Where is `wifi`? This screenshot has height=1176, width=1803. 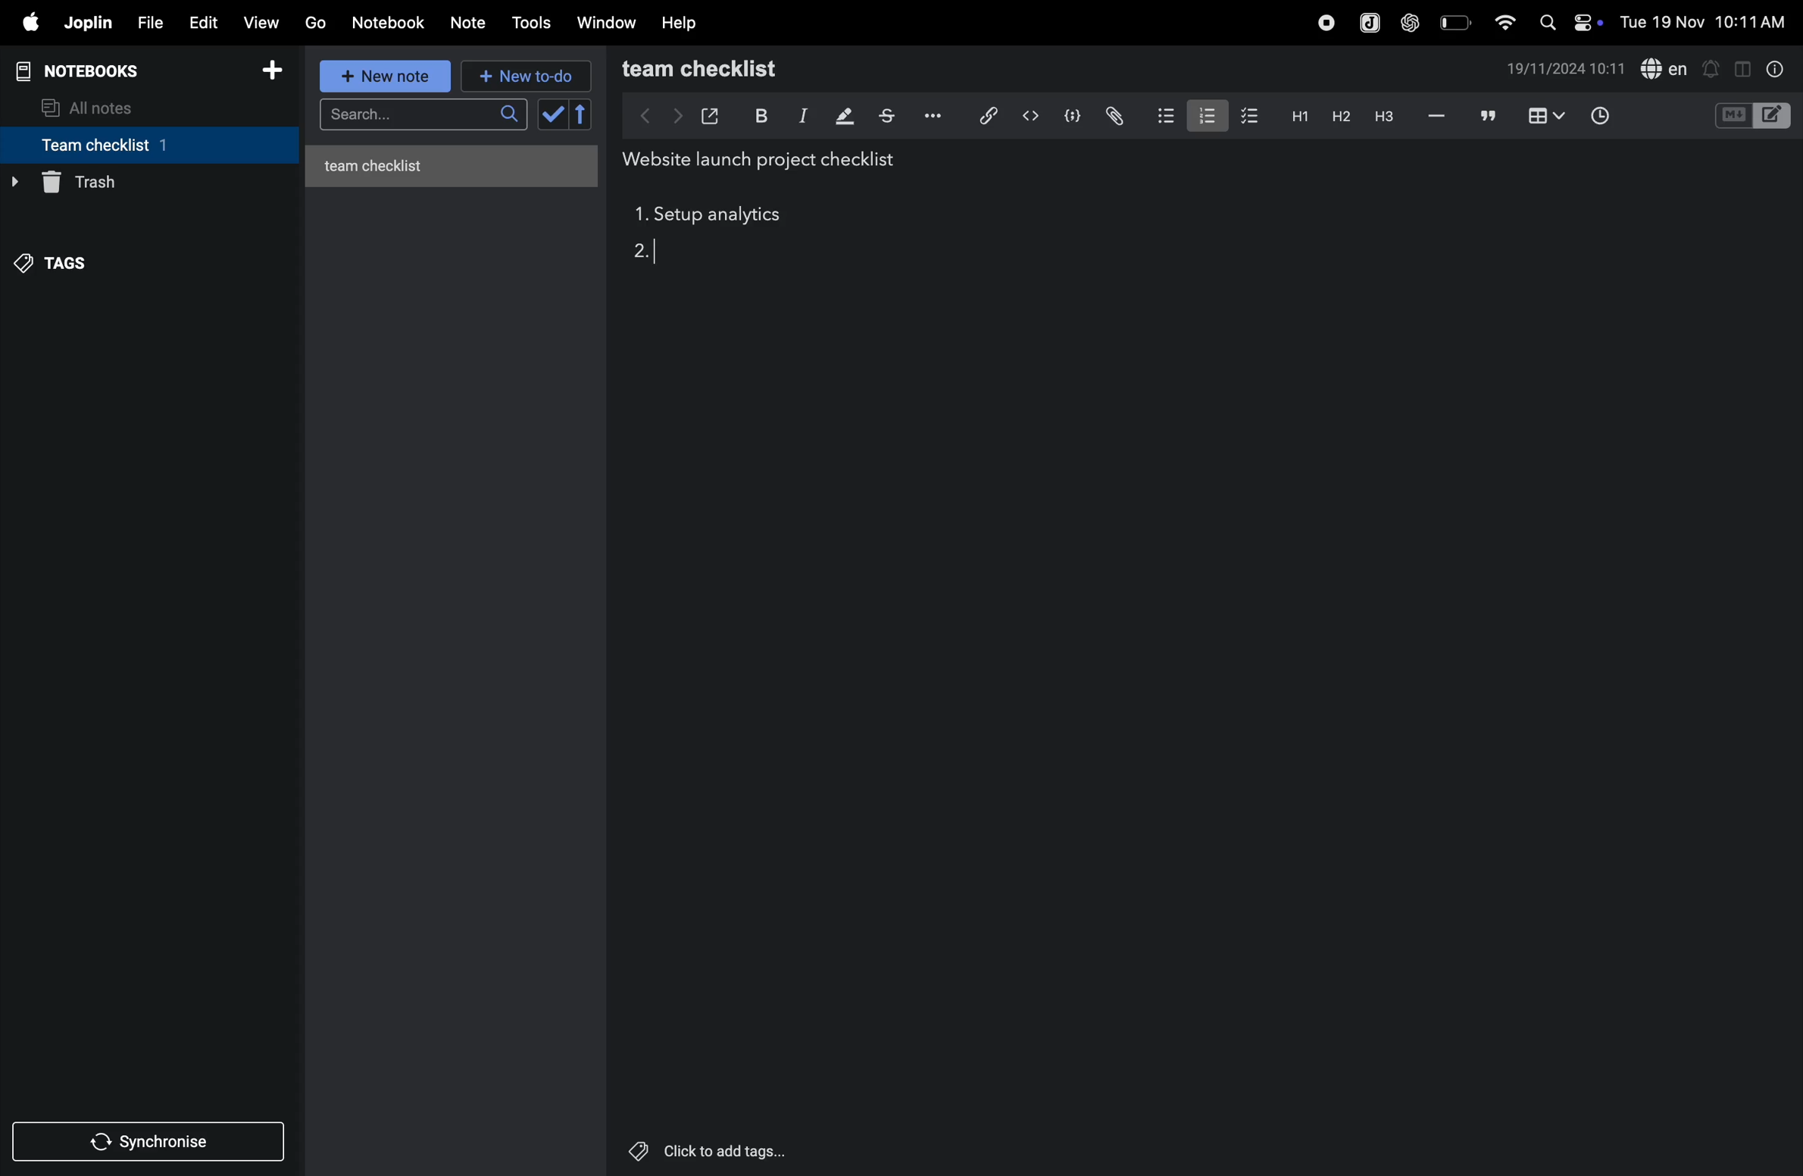 wifi is located at coordinates (1500, 21).